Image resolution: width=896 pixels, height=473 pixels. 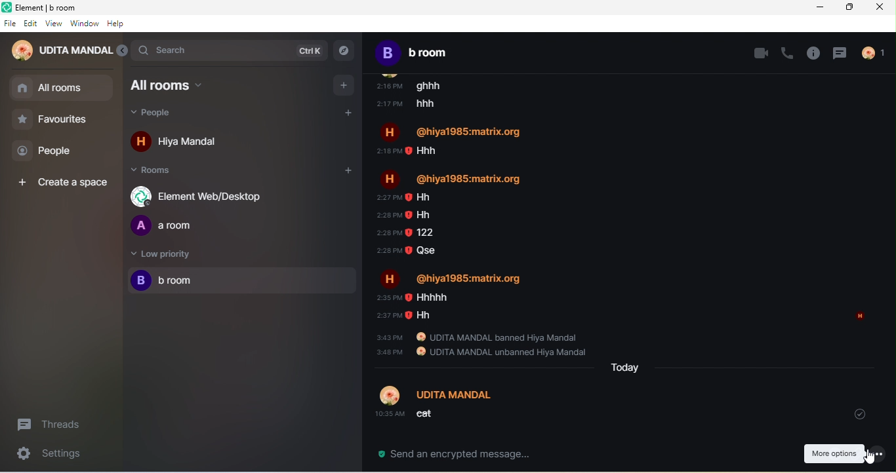 What do you see at coordinates (878, 53) in the screenshot?
I see `people` at bounding box center [878, 53].